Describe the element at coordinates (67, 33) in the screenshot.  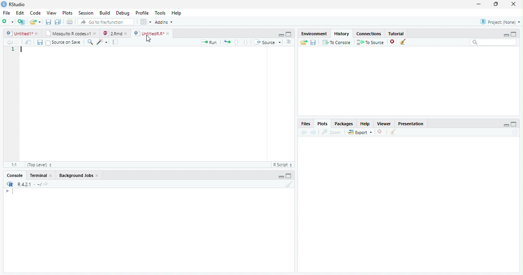
I see `Mosquito R codes.v1` at that location.